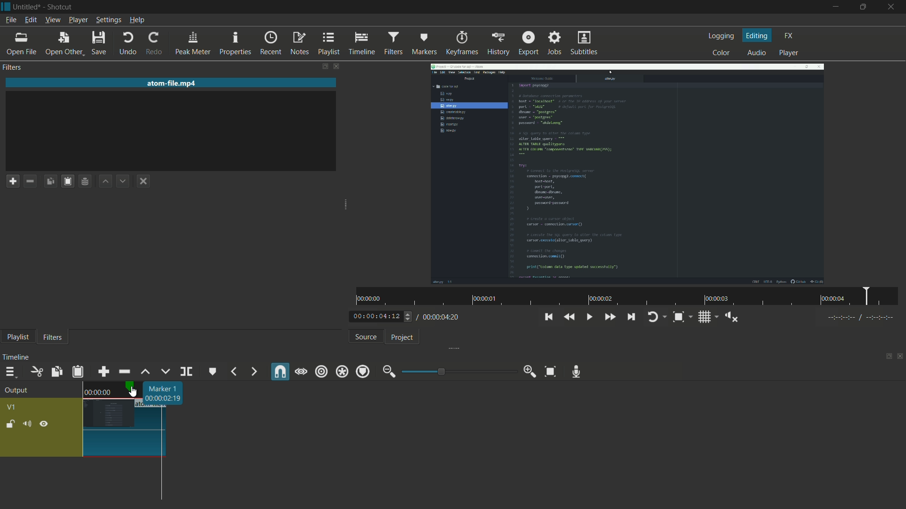 This screenshot has height=509, width=906. Describe the element at coordinates (192, 44) in the screenshot. I see `peak meter` at that location.